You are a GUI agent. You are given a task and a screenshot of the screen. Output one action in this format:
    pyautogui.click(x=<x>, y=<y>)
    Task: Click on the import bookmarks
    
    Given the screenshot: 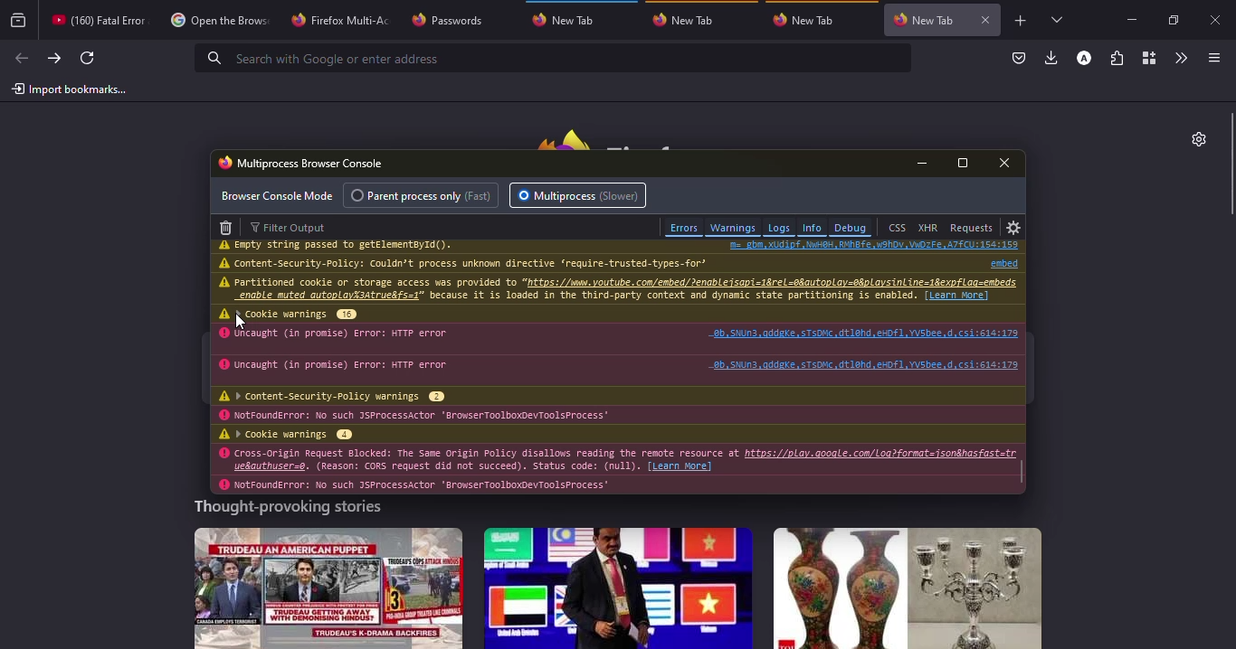 What is the action you would take?
    pyautogui.click(x=70, y=89)
    